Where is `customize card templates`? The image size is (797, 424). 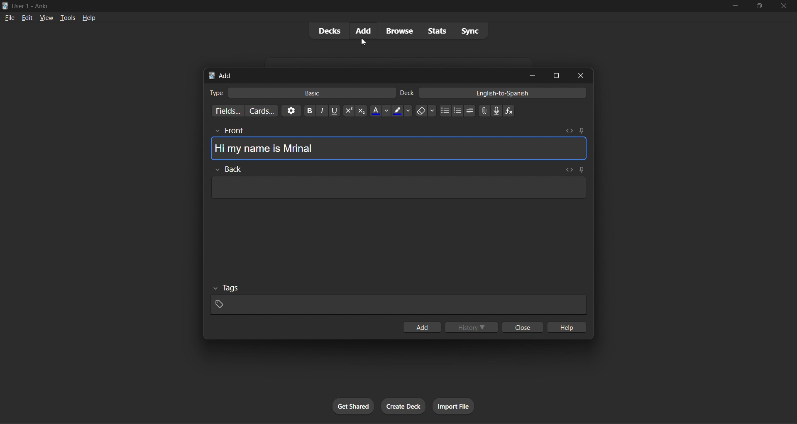 customize card templates is located at coordinates (262, 110).